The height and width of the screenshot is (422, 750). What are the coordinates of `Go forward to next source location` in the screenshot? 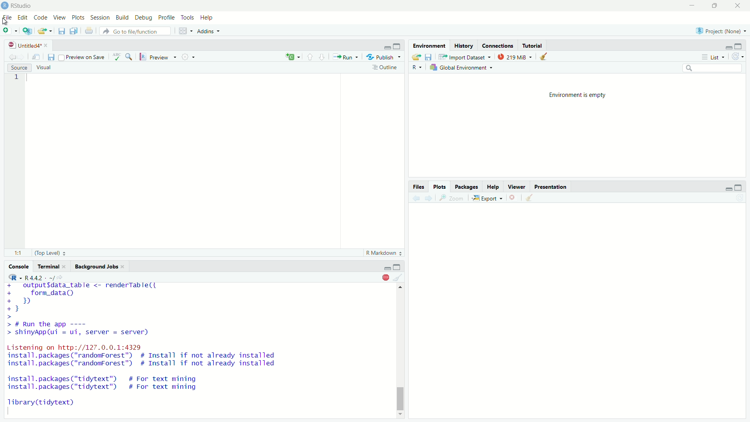 It's located at (23, 56).